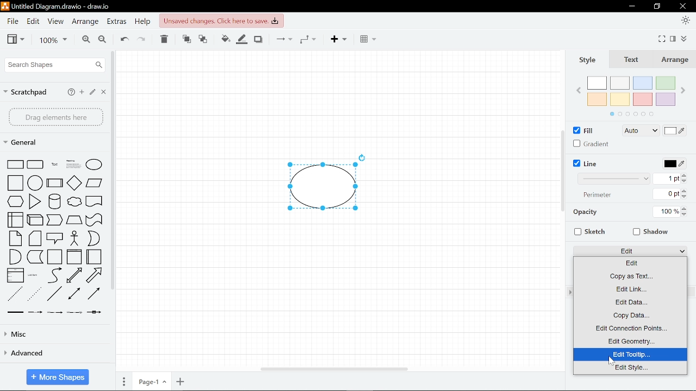 The image size is (696, 391). What do you see at coordinates (95, 183) in the screenshot?
I see `parallelogram` at bounding box center [95, 183].